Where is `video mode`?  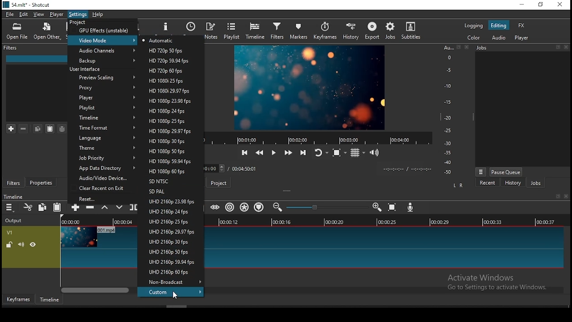 video mode is located at coordinates (103, 40).